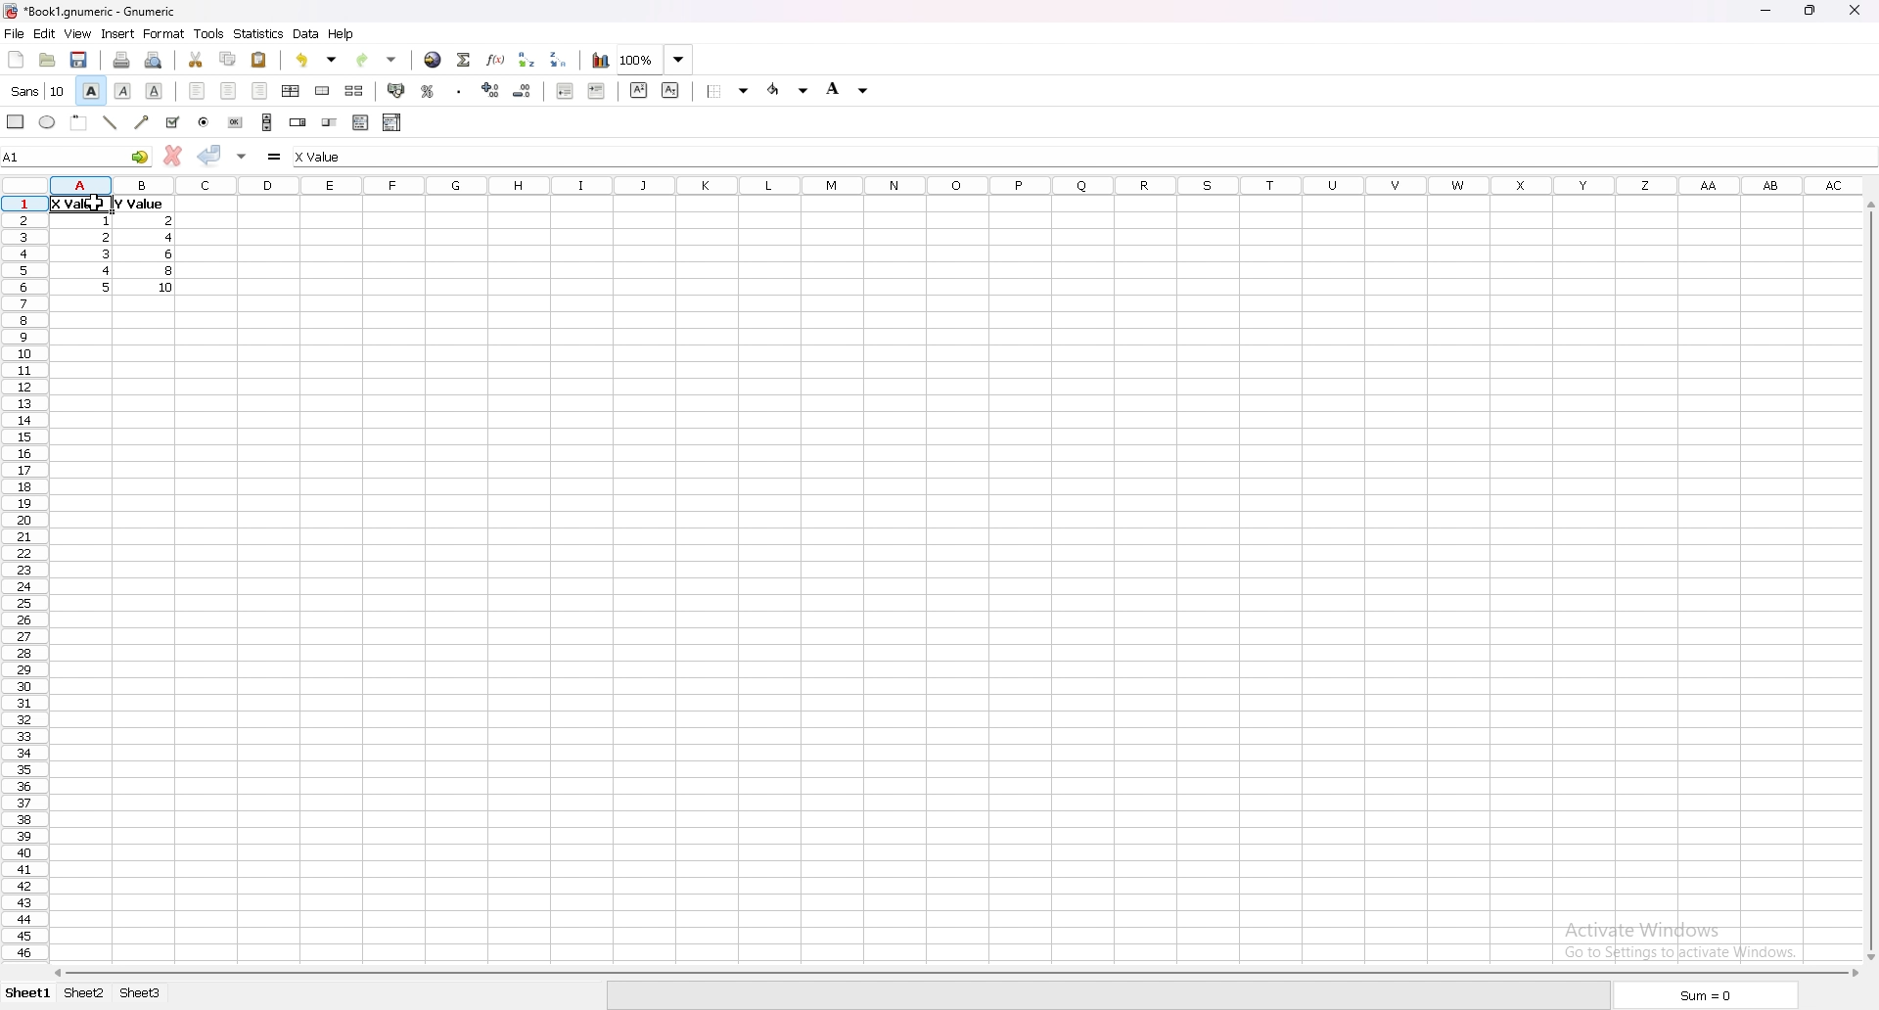  What do you see at coordinates (229, 90) in the screenshot?
I see `centre` at bounding box center [229, 90].